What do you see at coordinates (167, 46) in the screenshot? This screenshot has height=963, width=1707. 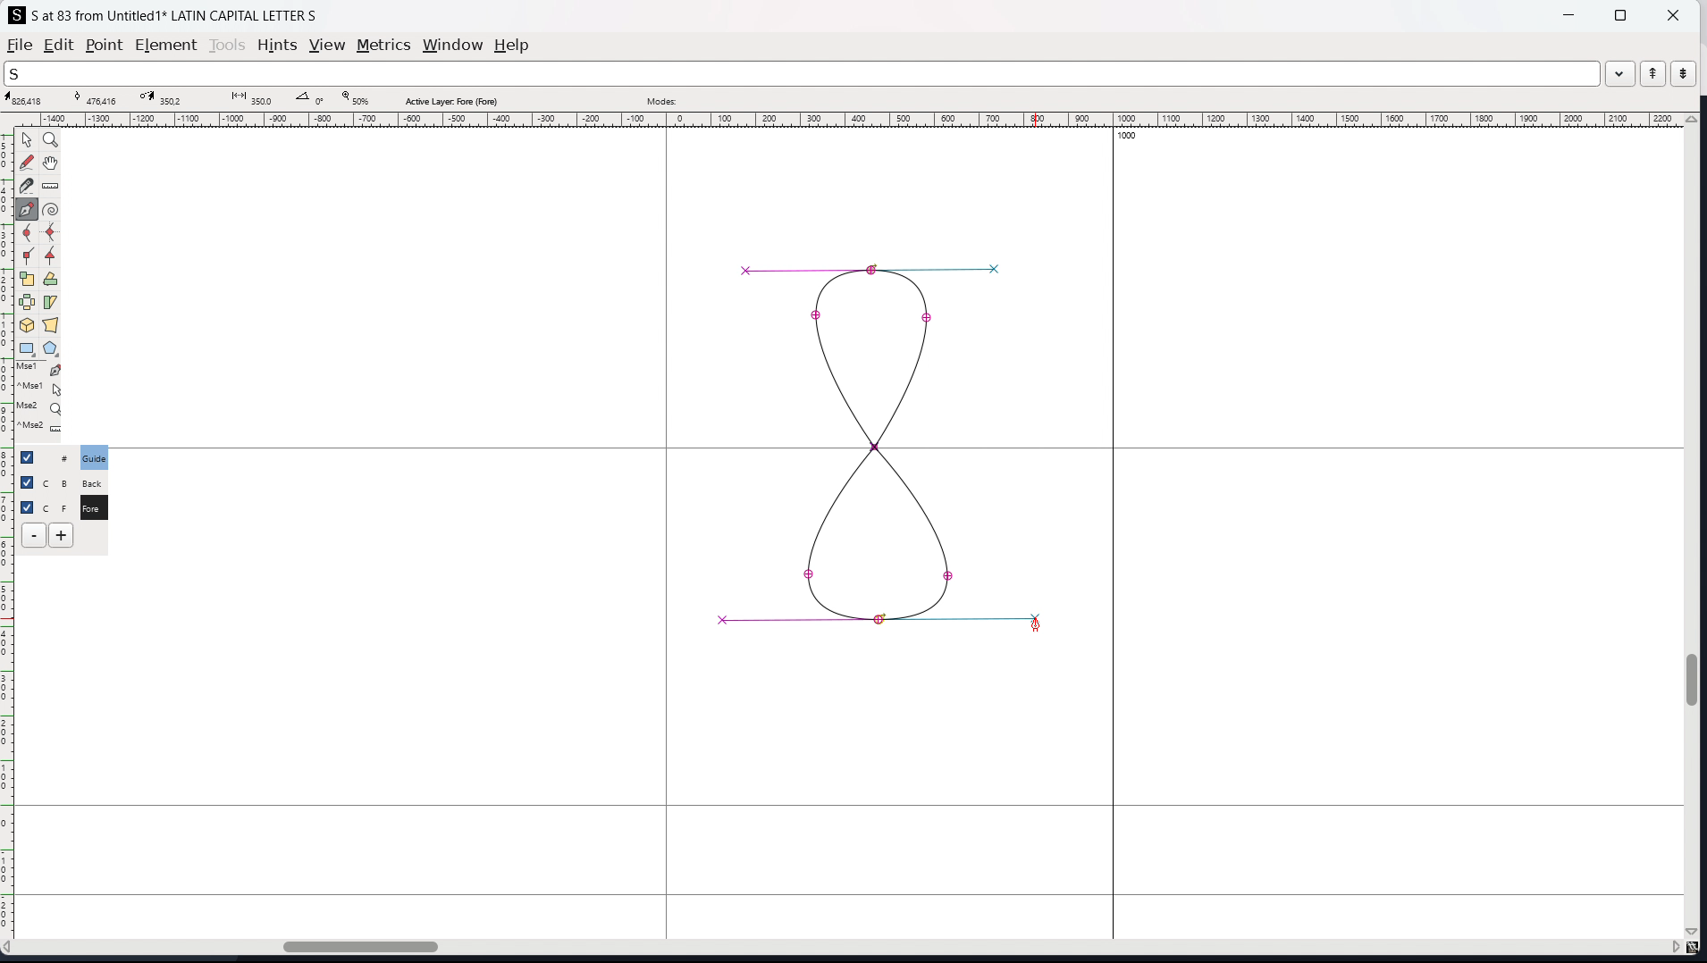 I see `element` at bounding box center [167, 46].